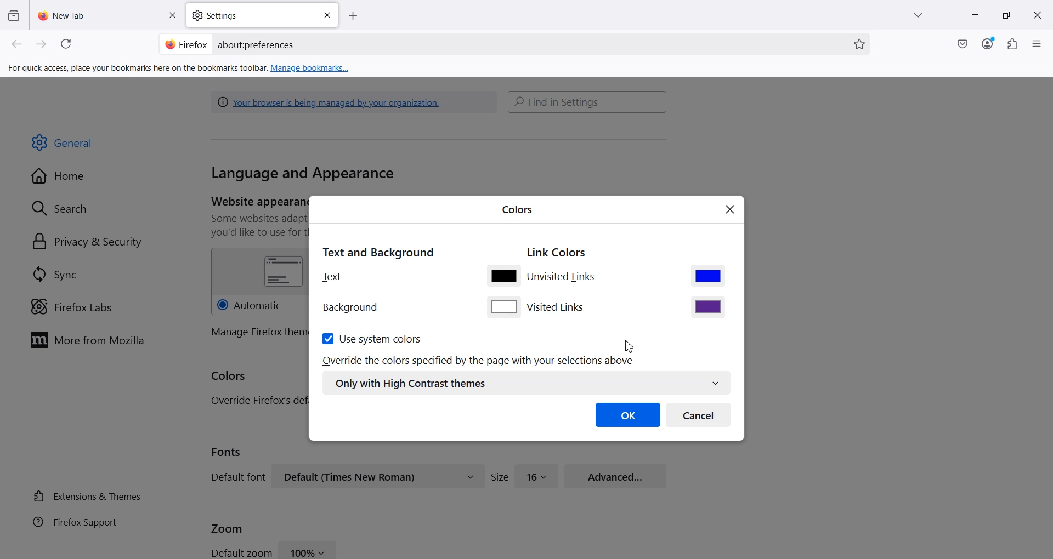 The height and width of the screenshot is (559, 1053). Describe the element at coordinates (632, 344) in the screenshot. I see `Cursor` at that location.